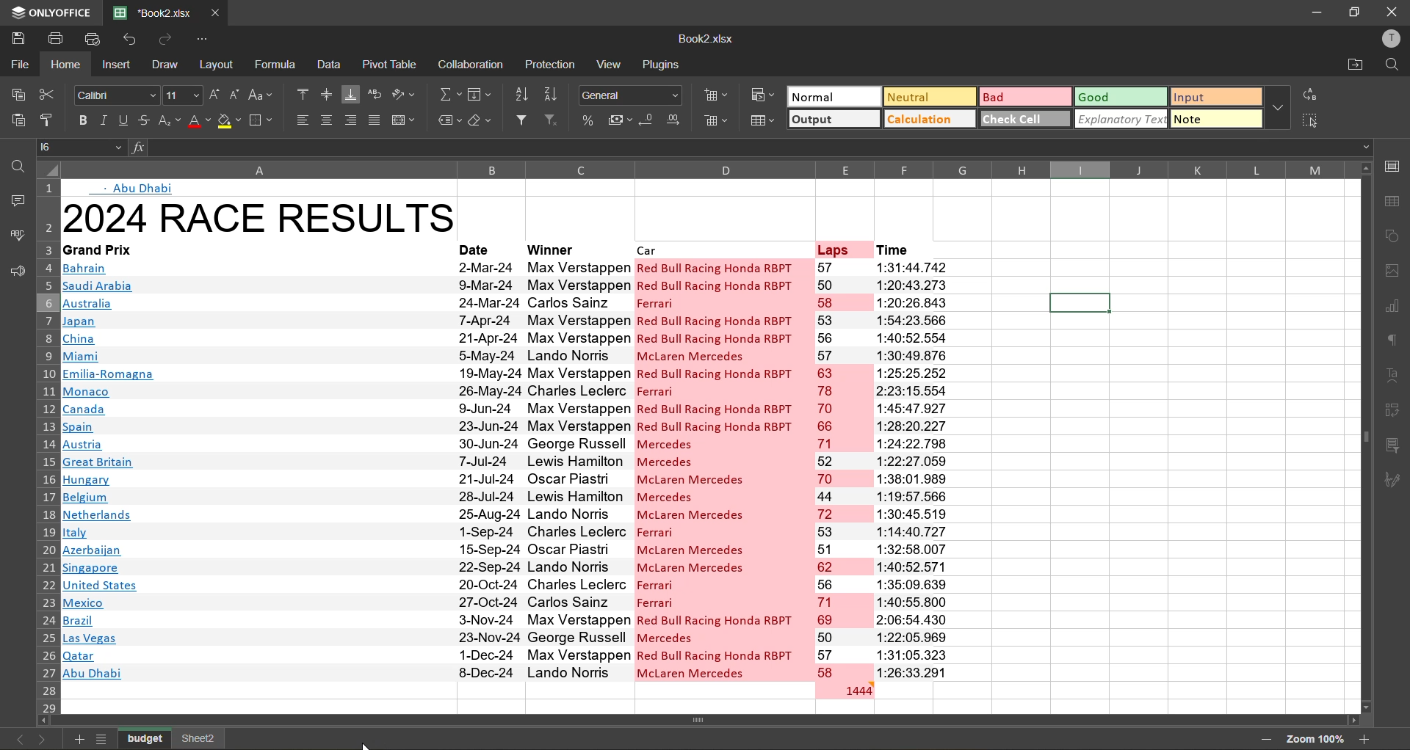 The width and height of the screenshot is (1410, 750). I want to click on pivot table, so click(1394, 412).